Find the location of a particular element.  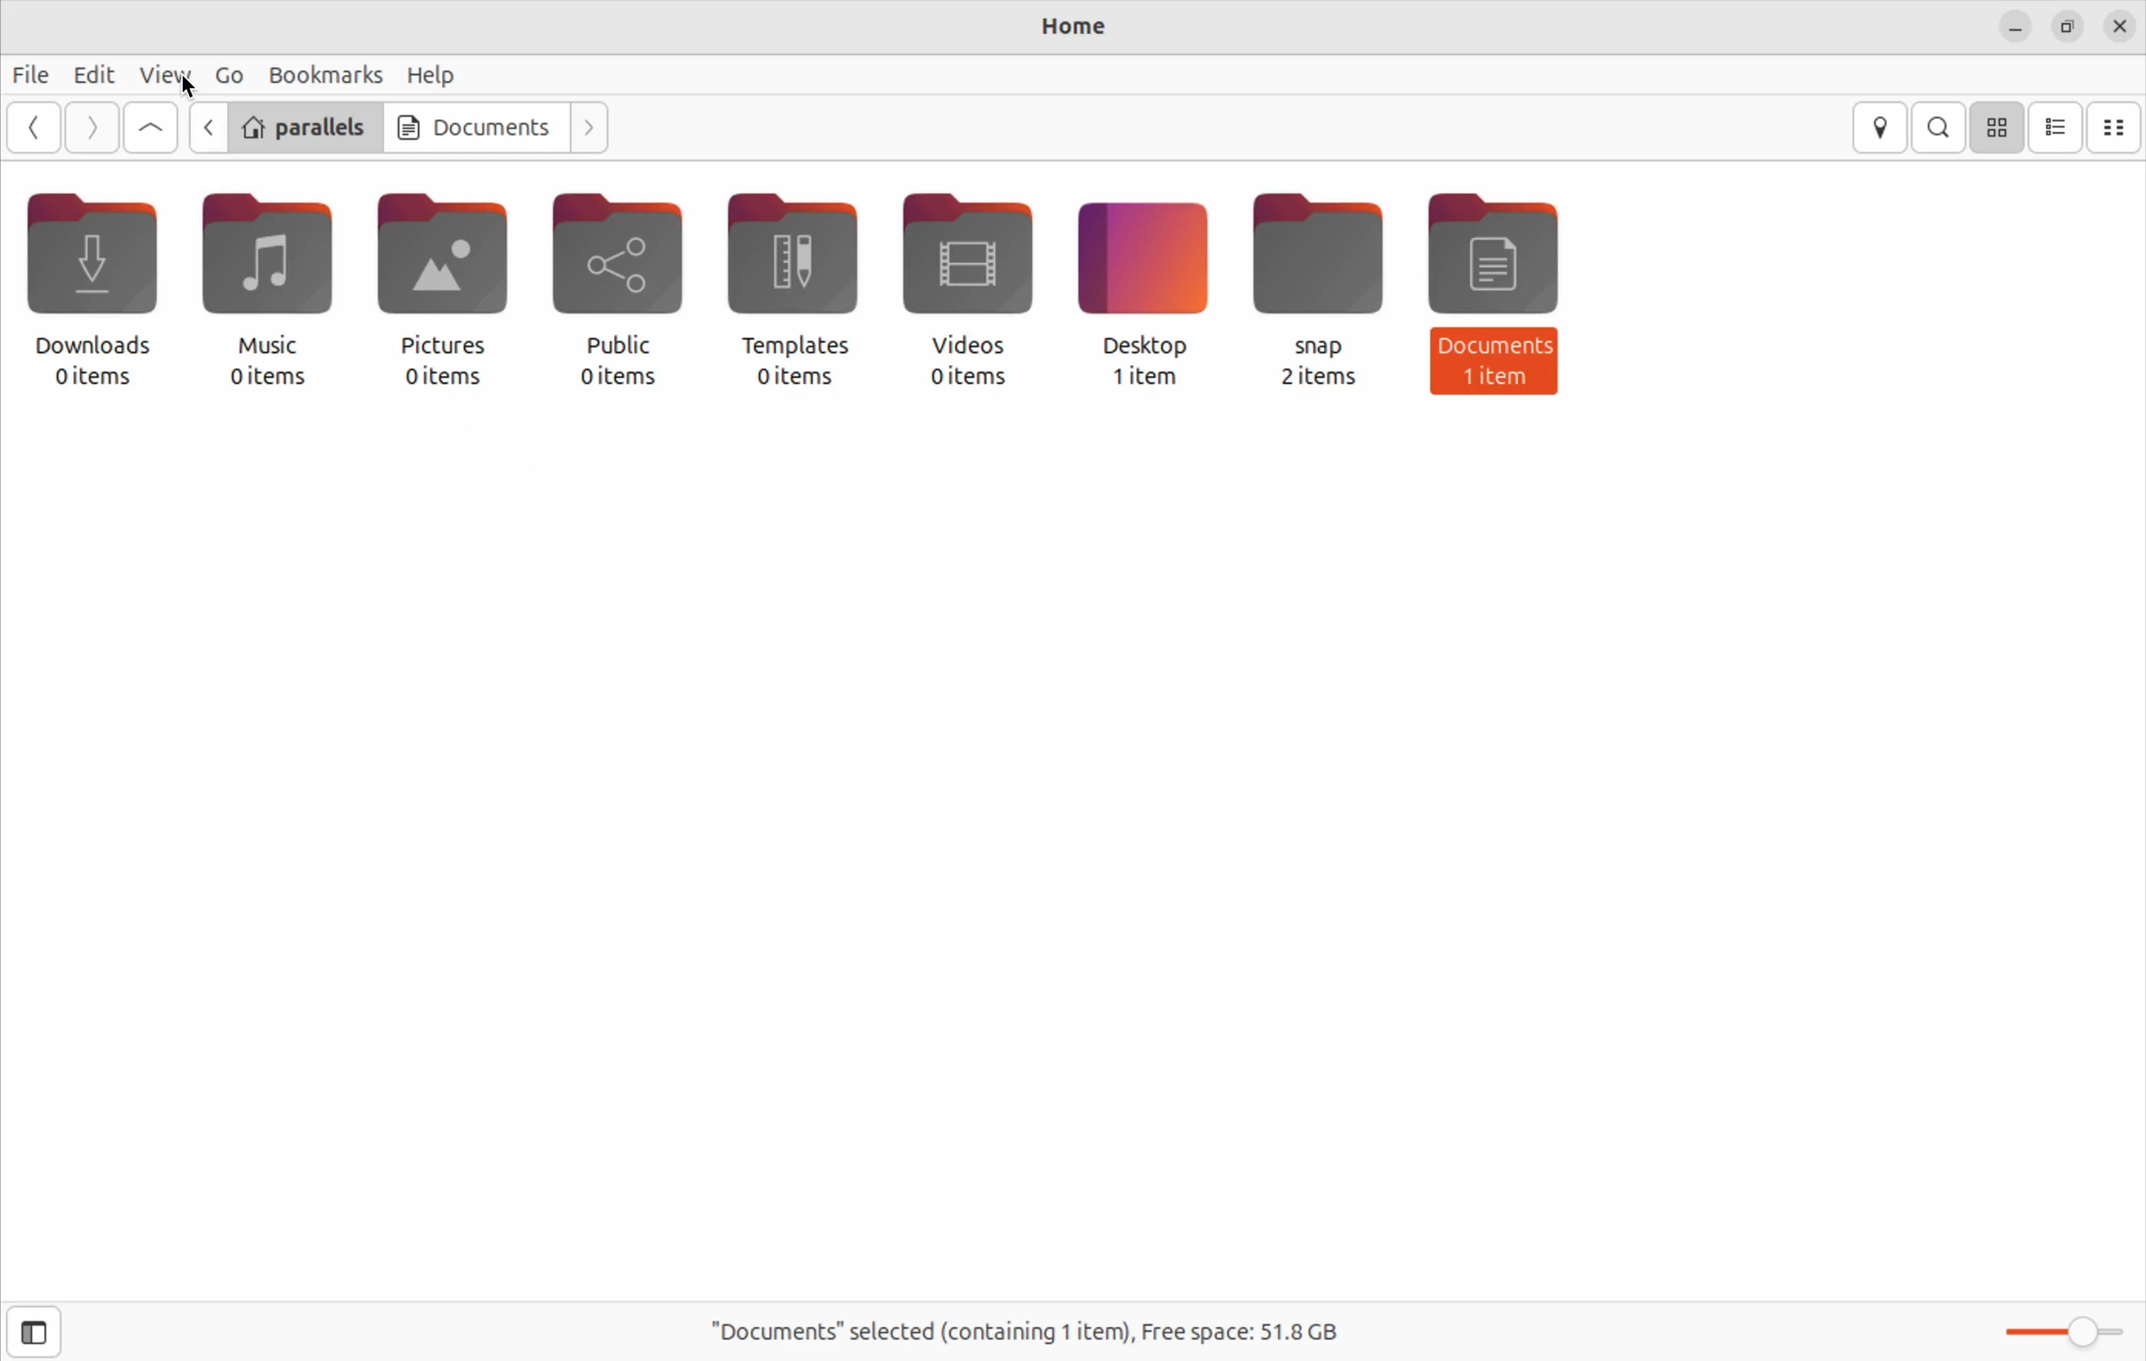

Picture is located at coordinates (448, 269).